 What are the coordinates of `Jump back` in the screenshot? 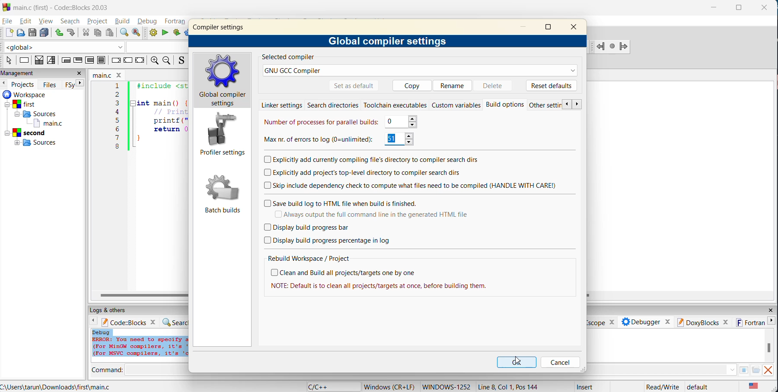 It's located at (599, 47).